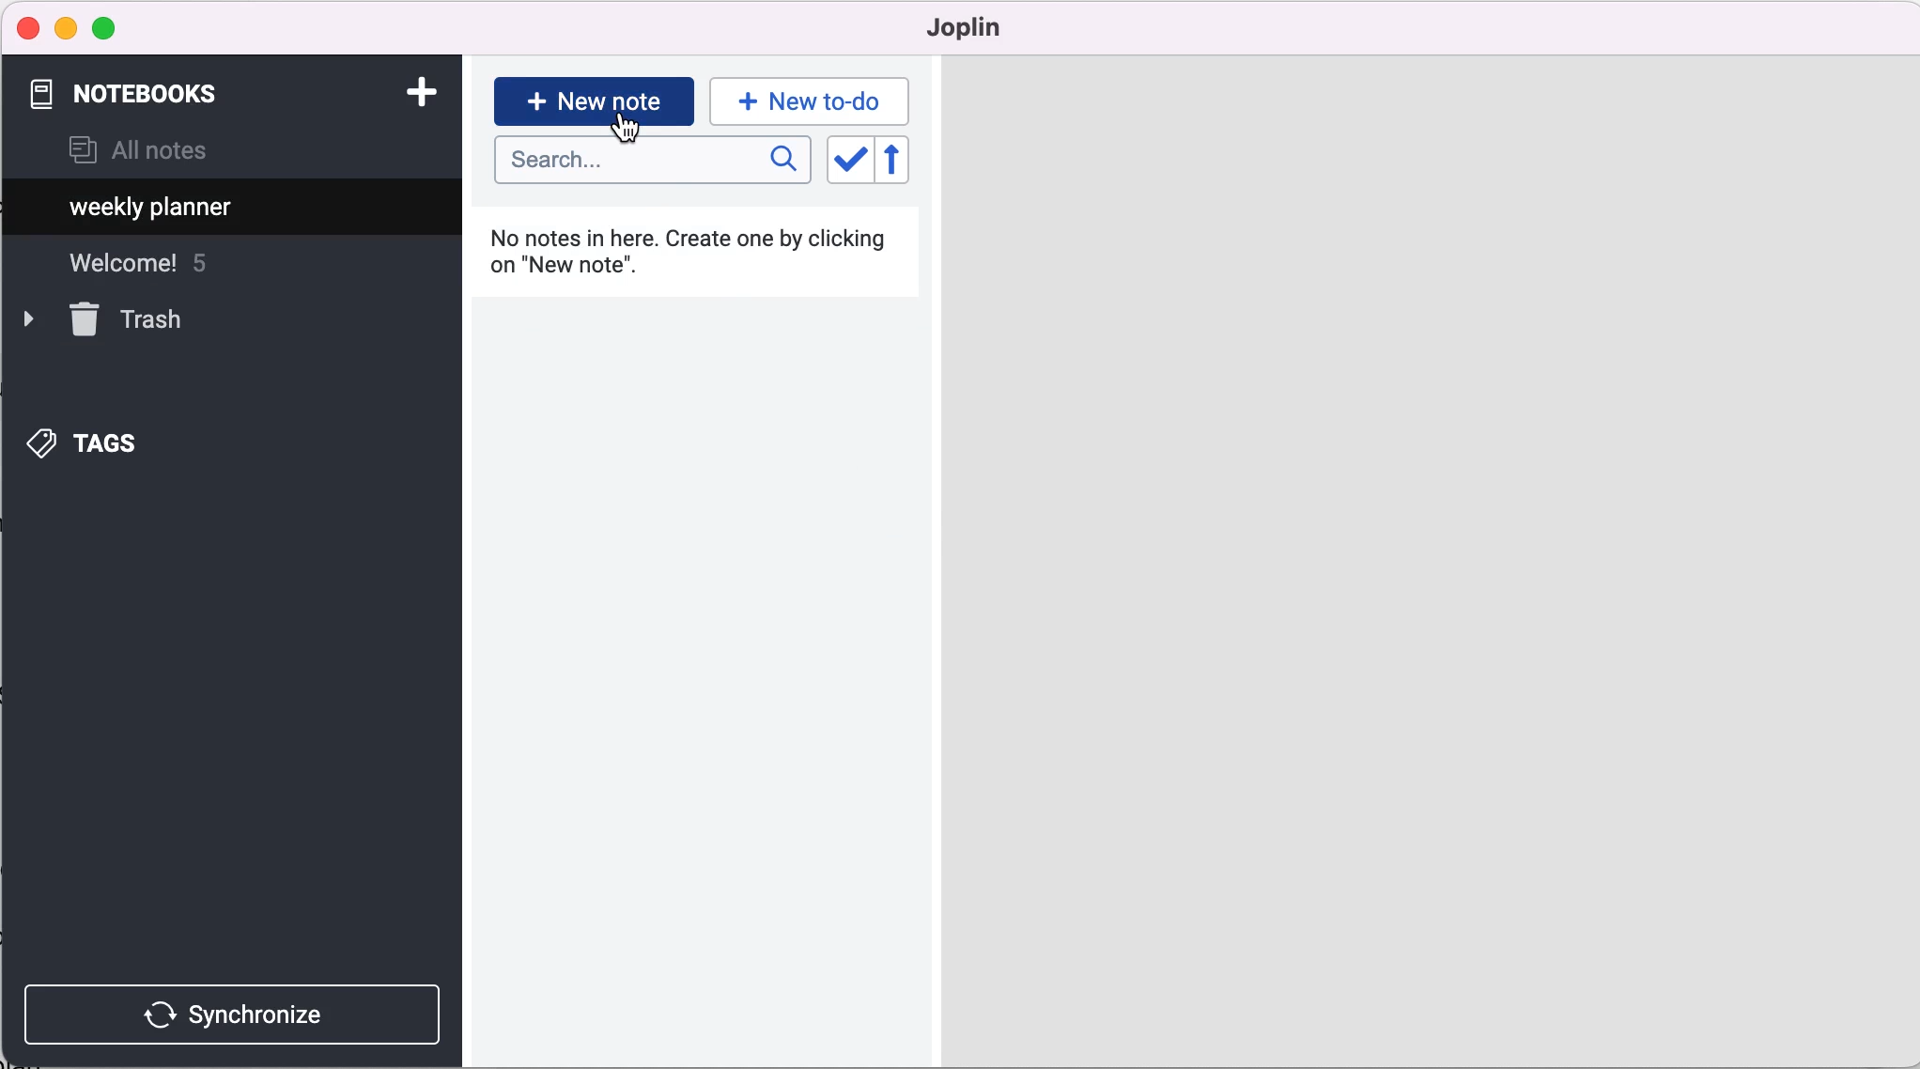 This screenshot has width=1920, height=1069. Describe the element at coordinates (806, 101) in the screenshot. I see `new to-do` at that location.